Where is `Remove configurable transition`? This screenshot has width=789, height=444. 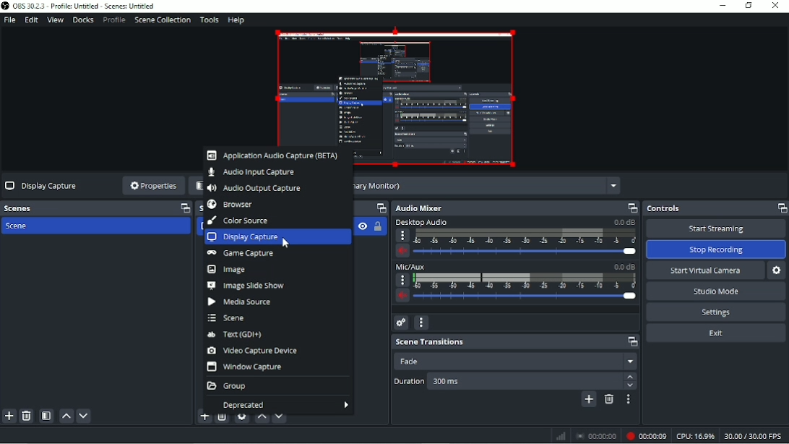
Remove configurable transition is located at coordinates (608, 399).